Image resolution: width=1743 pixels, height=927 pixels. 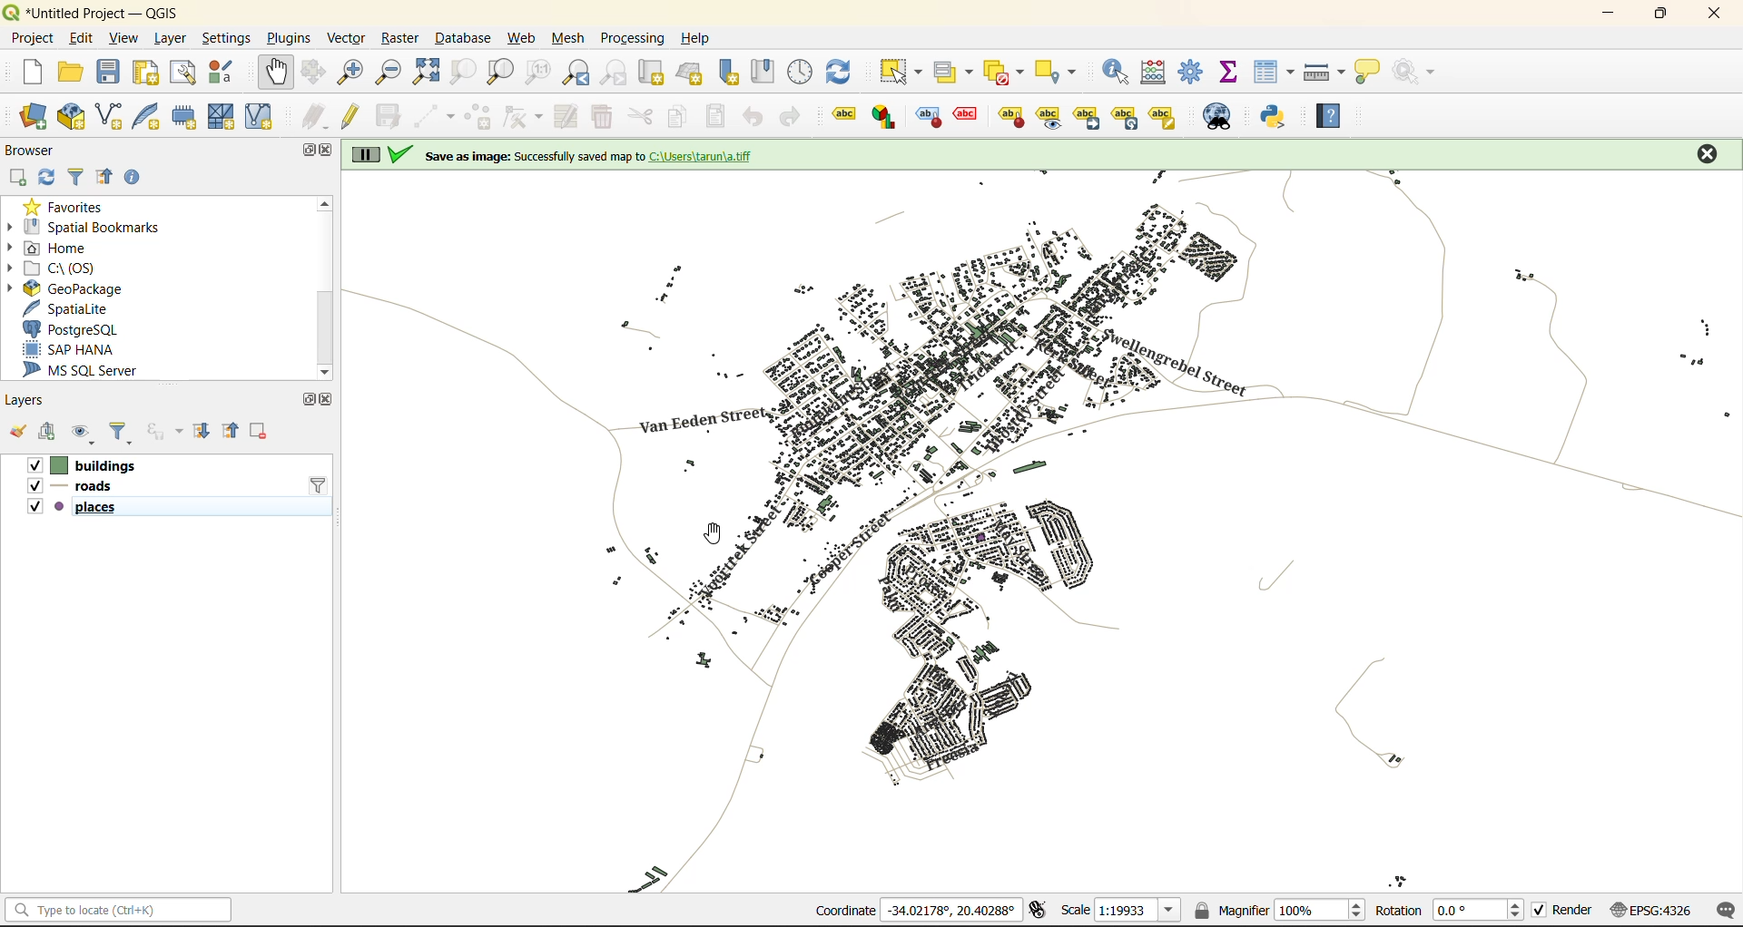 I want to click on new virtual layer, so click(x=260, y=115).